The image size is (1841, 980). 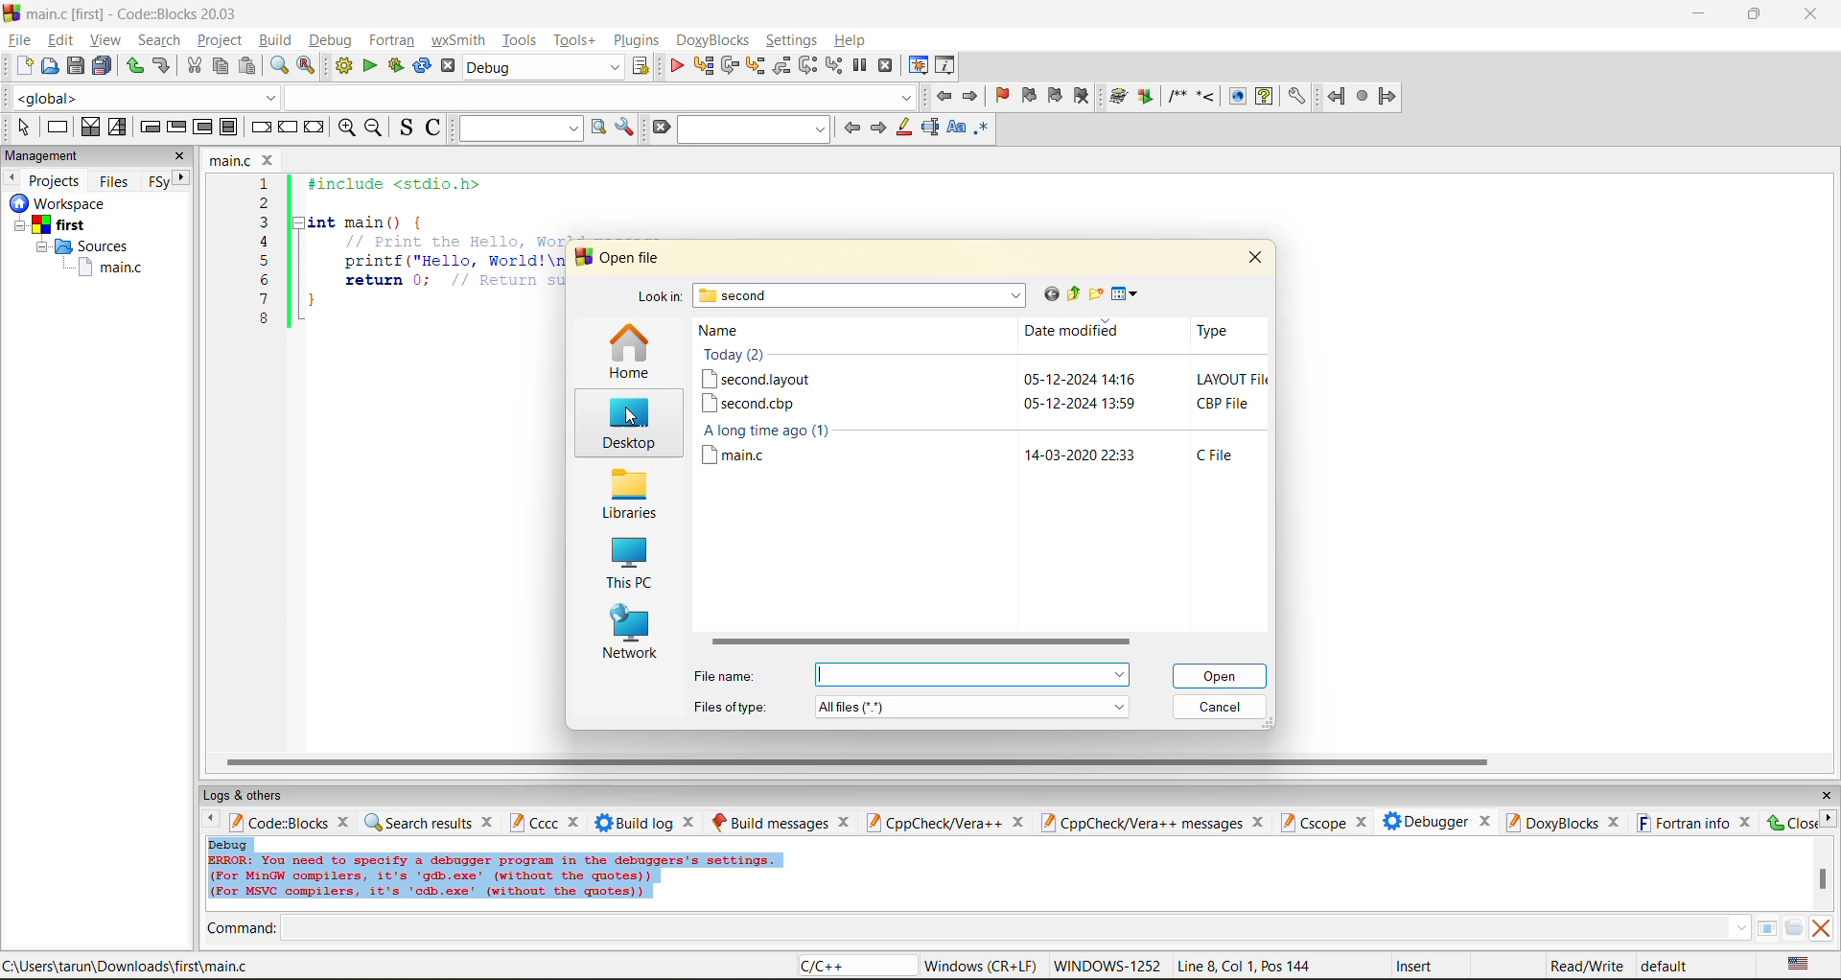 What do you see at coordinates (728, 66) in the screenshot?
I see `next line` at bounding box center [728, 66].